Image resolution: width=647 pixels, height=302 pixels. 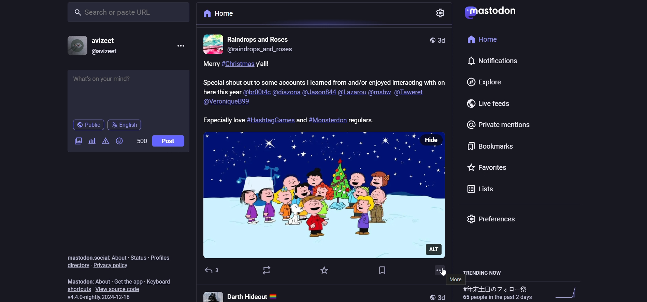 What do you see at coordinates (129, 13) in the screenshot?
I see `search` at bounding box center [129, 13].